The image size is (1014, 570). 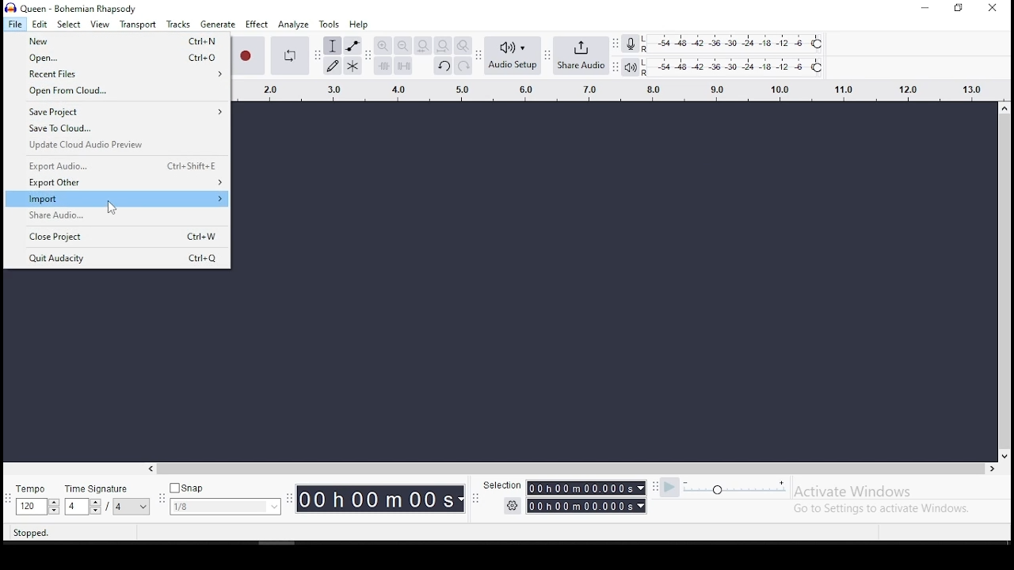 I want to click on icon, so click(x=73, y=7).